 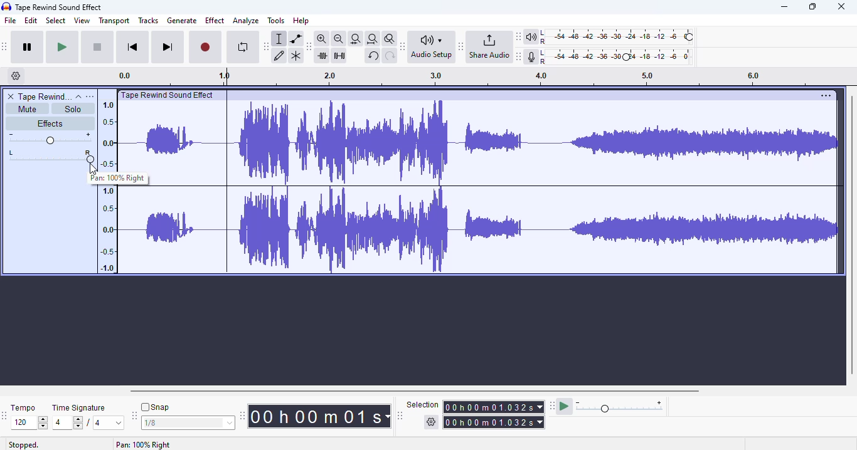 I want to click on timeline options, so click(x=16, y=75).